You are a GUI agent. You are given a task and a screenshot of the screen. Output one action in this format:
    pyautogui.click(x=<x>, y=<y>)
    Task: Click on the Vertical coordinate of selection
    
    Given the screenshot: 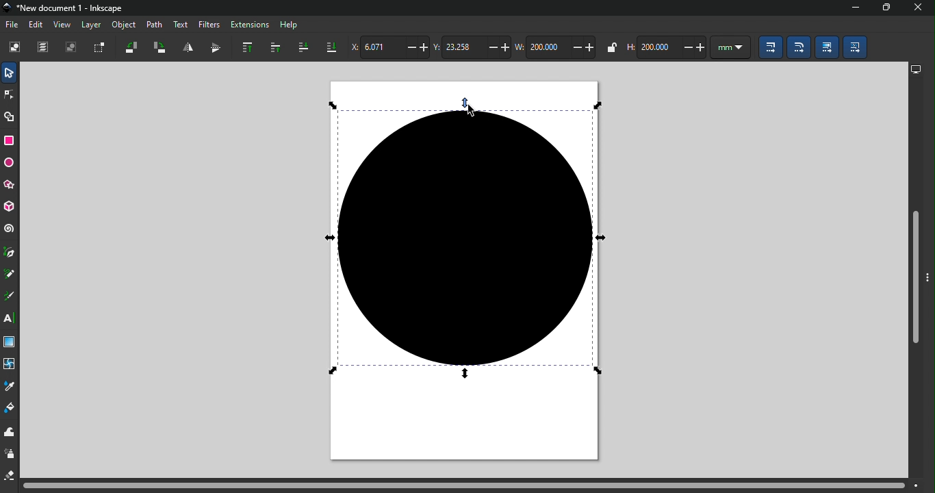 What is the action you would take?
    pyautogui.click(x=474, y=47)
    